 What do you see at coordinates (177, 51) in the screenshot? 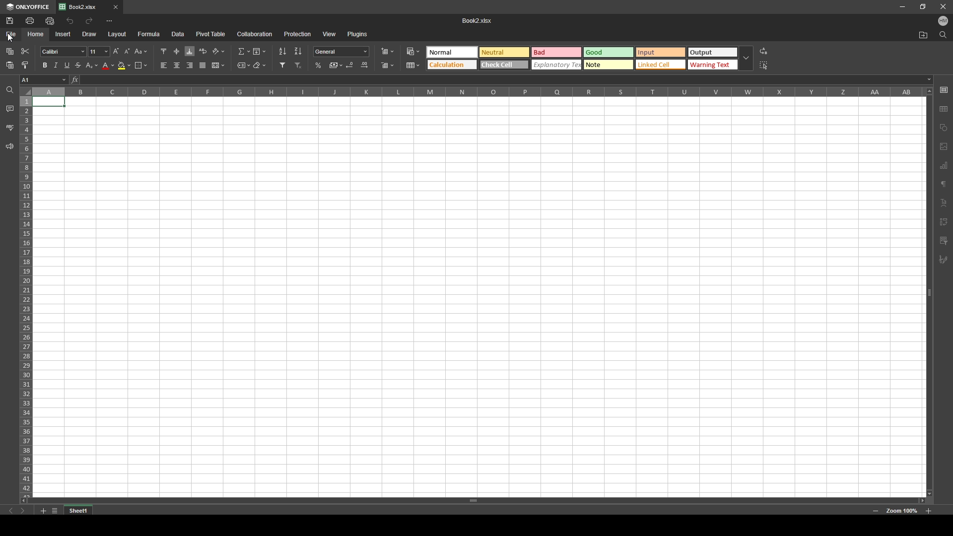
I see `align middle` at bounding box center [177, 51].